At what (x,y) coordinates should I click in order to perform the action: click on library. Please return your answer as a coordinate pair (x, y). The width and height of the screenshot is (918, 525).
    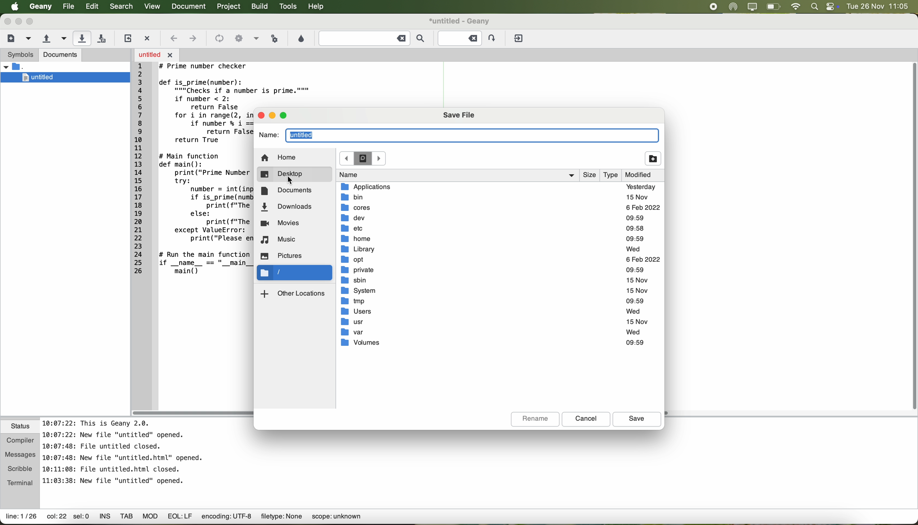
    Looking at the image, I should click on (493, 250).